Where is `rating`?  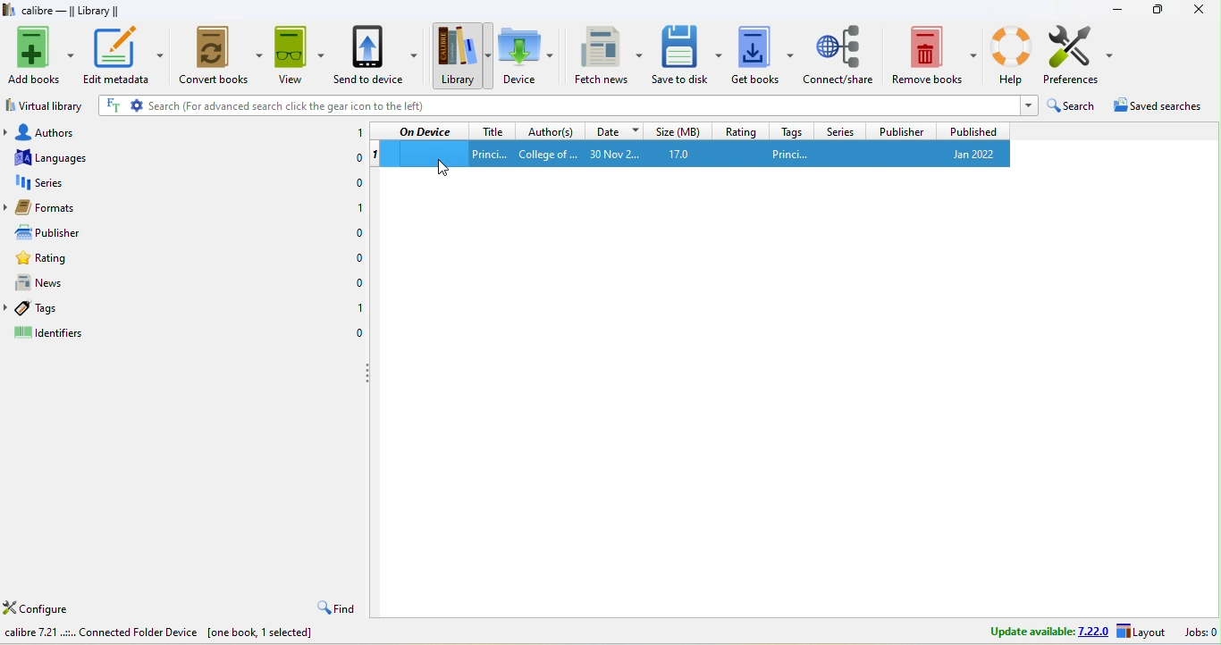 rating is located at coordinates (740, 130).